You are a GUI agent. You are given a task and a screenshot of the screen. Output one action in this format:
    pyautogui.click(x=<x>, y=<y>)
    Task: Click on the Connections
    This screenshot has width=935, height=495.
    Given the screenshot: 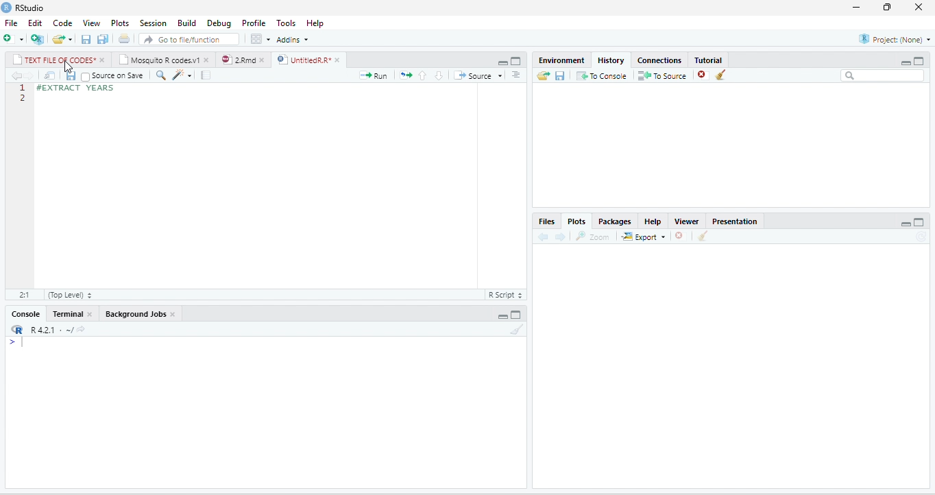 What is the action you would take?
    pyautogui.click(x=660, y=61)
    